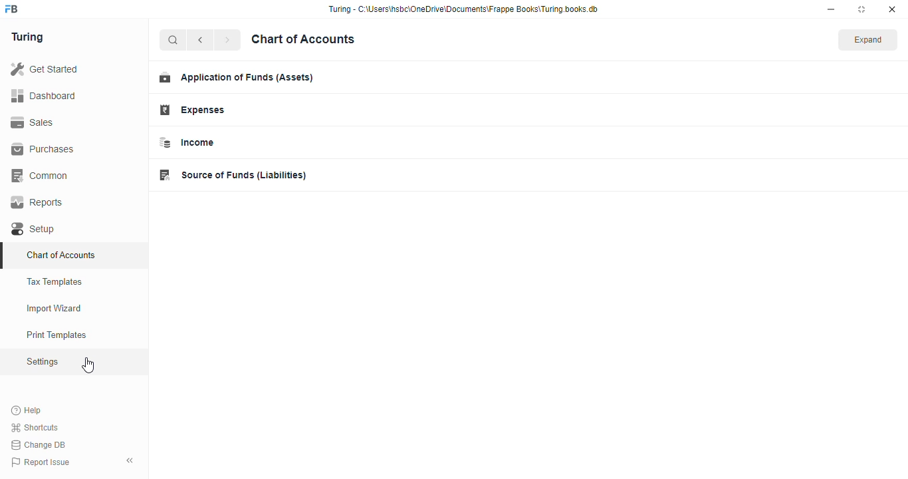 The image size is (908, 479). What do you see at coordinates (35, 122) in the screenshot?
I see `sales` at bounding box center [35, 122].